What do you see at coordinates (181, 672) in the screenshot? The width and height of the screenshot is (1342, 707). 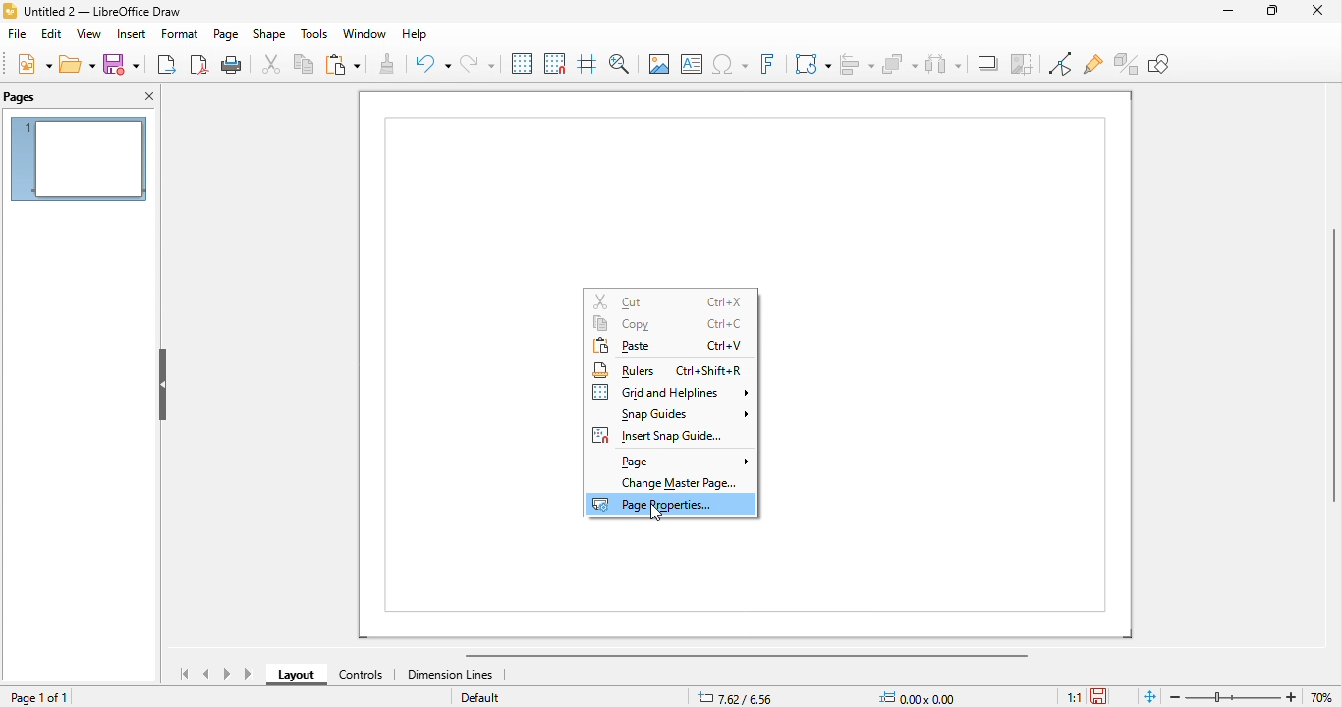 I see `first page` at bounding box center [181, 672].